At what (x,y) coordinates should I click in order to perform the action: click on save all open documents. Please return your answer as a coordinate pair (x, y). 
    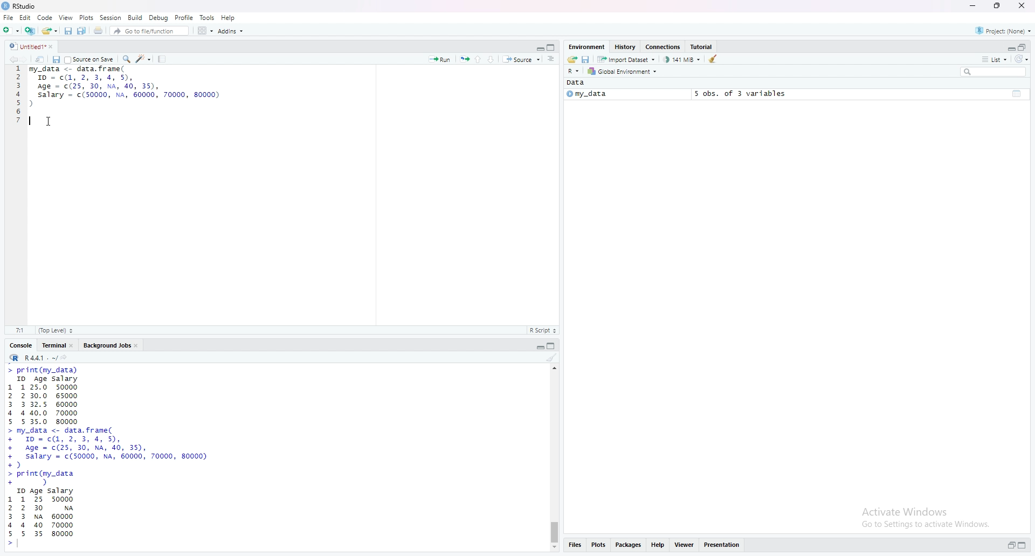
    Looking at the image, I should click on (82, 31).